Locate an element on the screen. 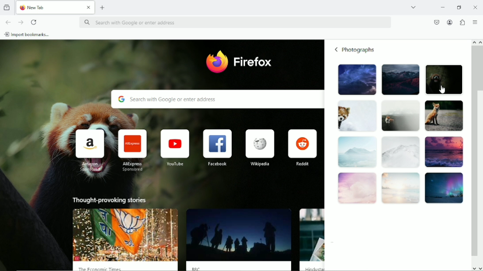 The height and width of the screenshot is (271, 483). Firefox is located at coordinates (254, 62).